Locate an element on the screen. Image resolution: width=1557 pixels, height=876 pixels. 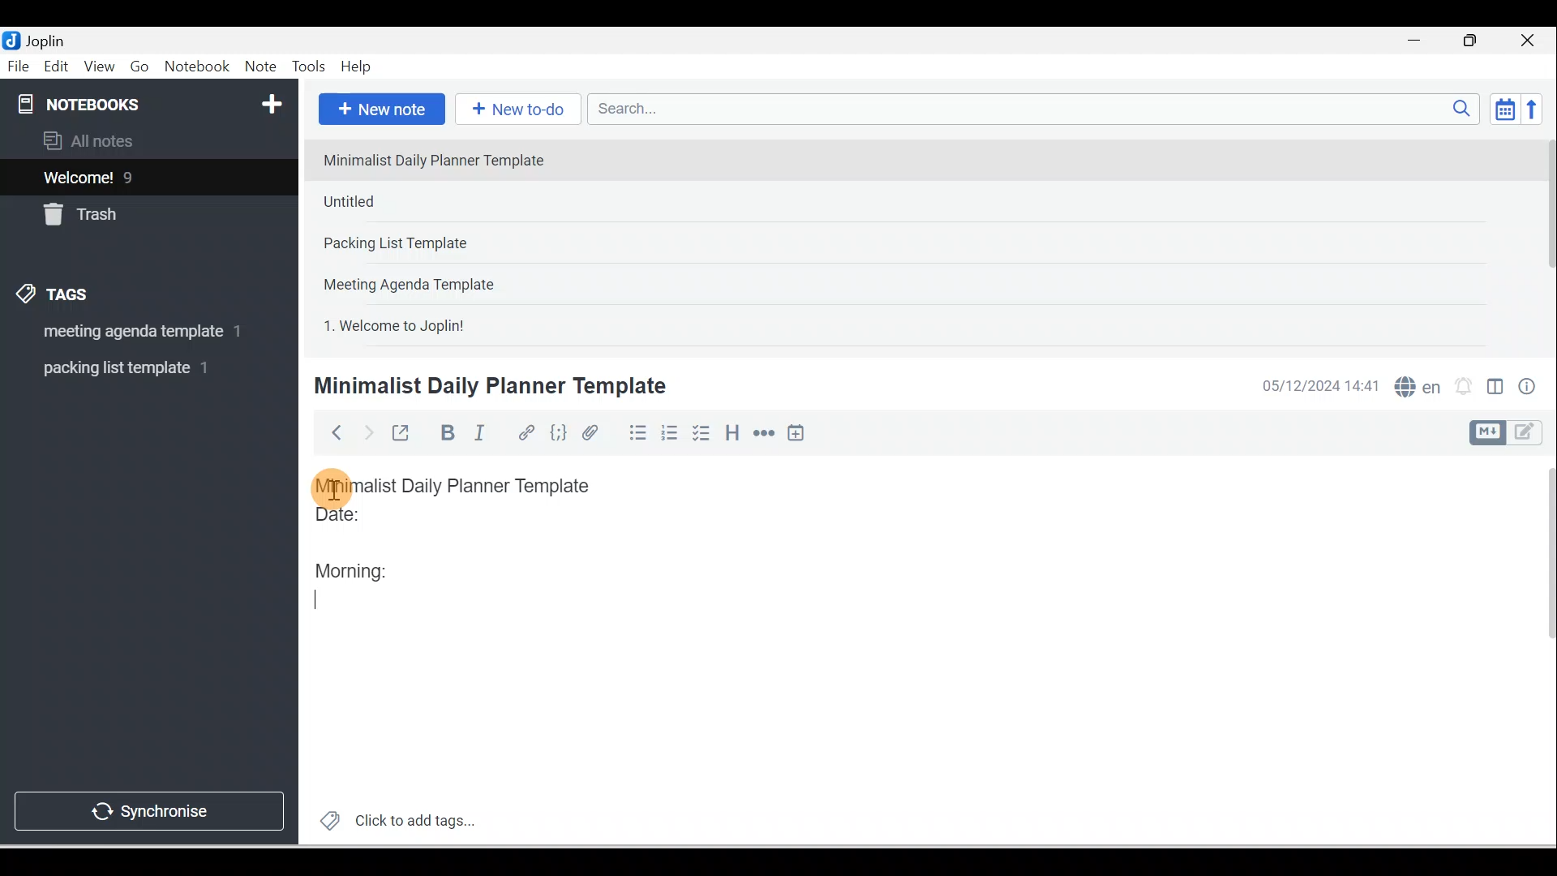
Toggle sort order is located at coordinates (1504, 108).